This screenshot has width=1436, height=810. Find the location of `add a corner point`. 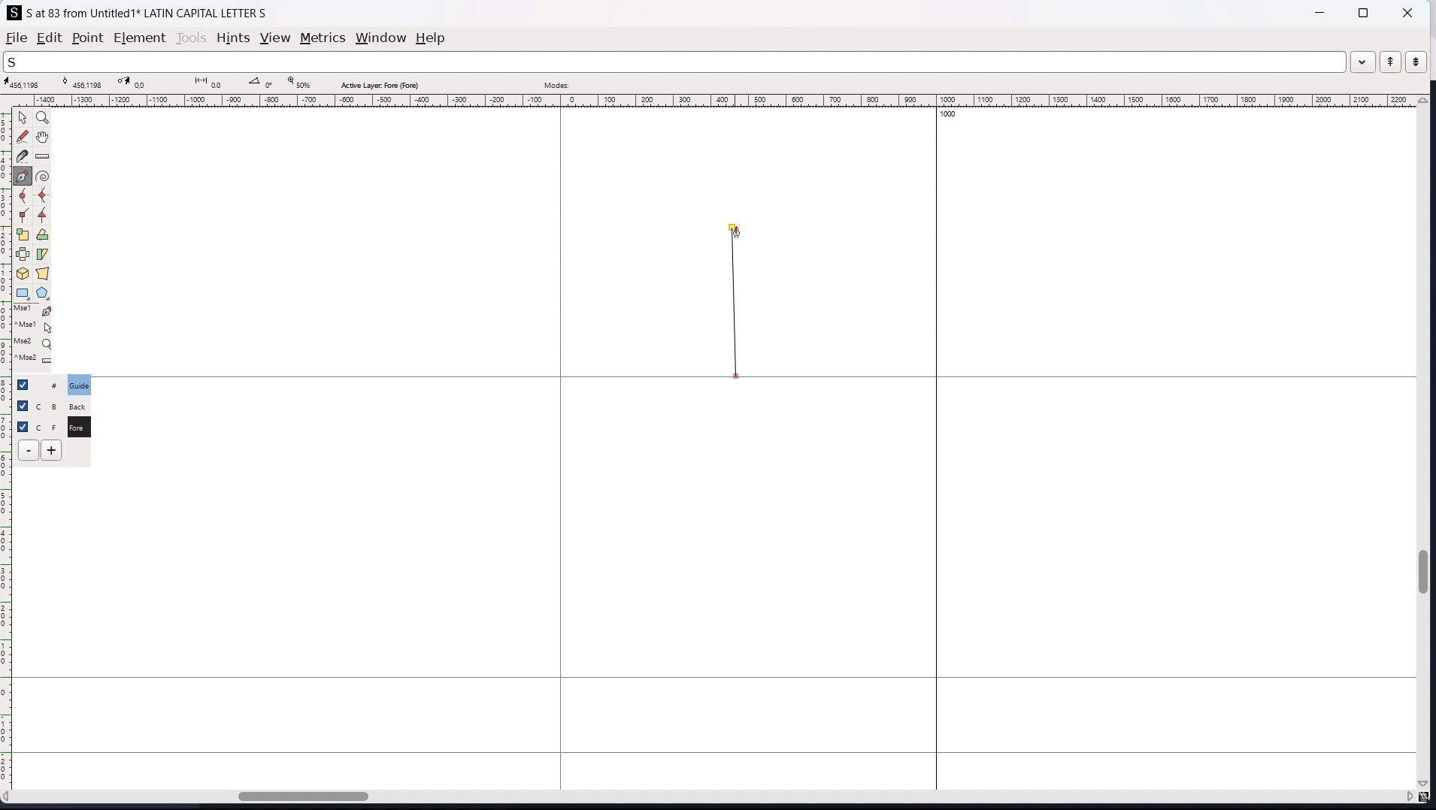

add a corner point is located at coordinates (23, 216).